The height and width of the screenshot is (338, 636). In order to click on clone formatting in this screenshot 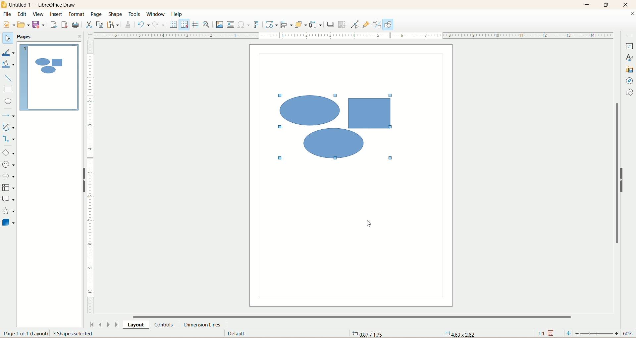, I will do `click(129, 24)`.